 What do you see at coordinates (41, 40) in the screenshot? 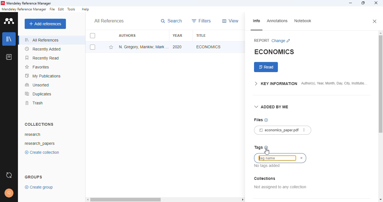
I see `all references` at bounding box center [41, 40].